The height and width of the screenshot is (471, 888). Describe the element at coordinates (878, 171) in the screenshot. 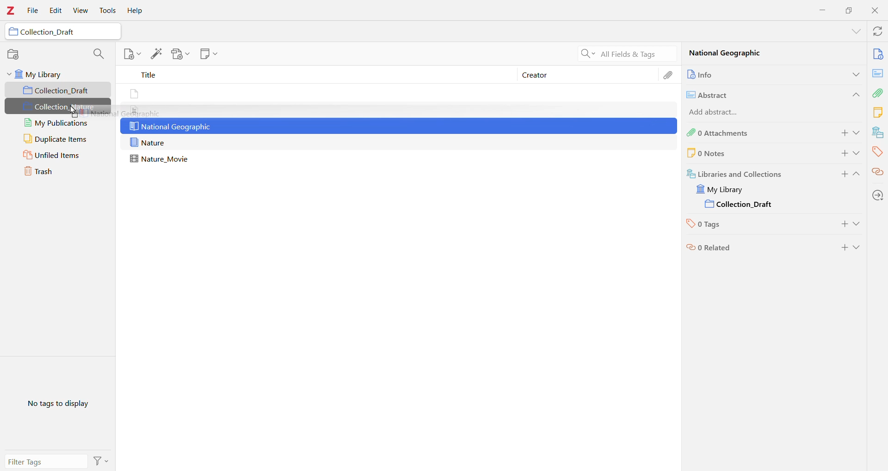

I see `Related` at that location.